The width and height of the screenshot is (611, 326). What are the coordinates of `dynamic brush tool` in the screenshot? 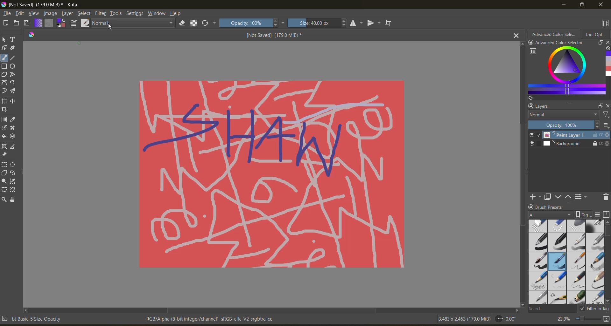 It's located at (4, 91).